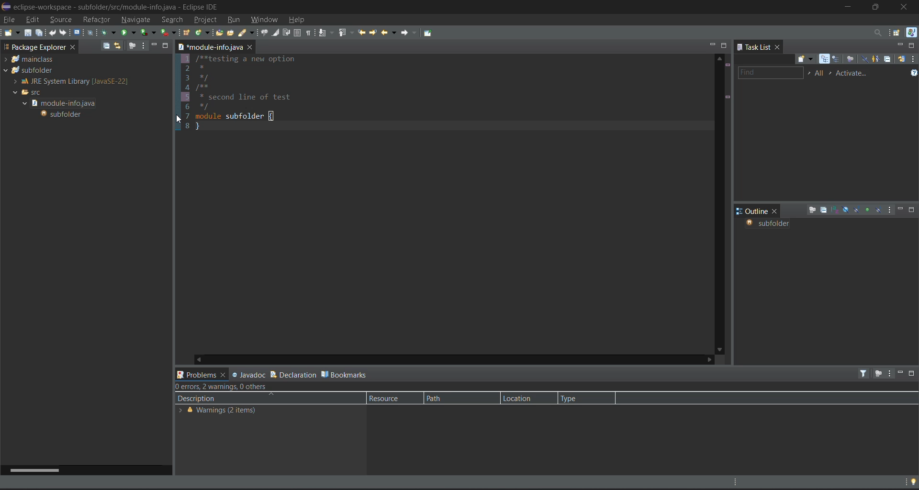  Describe the element at coordinates (754, 47) in the screenshot. I see `task list` at that location.